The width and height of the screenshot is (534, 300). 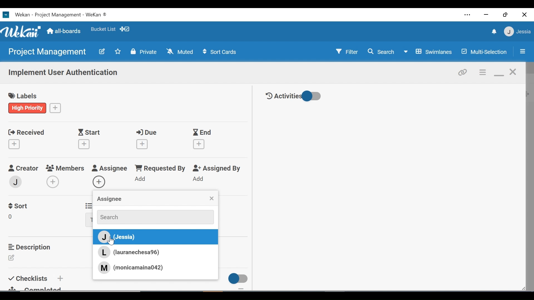 What do you see at coordinates (12, 217) in the screenshot?
I see `Field` at bounding box center [12, 217].